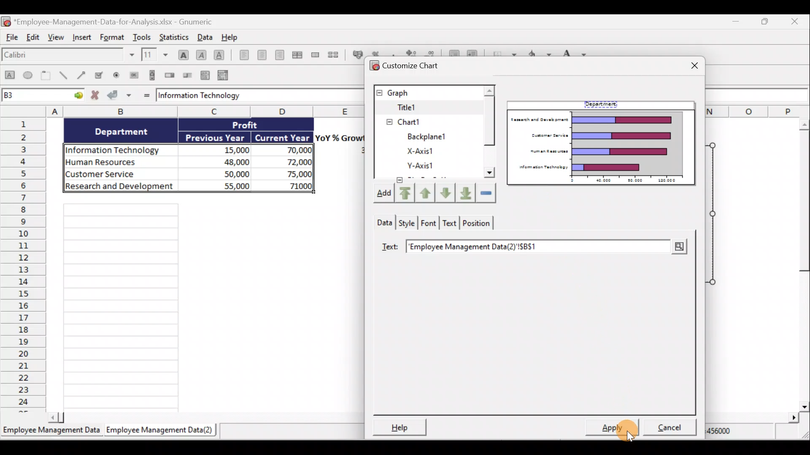  What do you see at coordinates (767, 21) in the screenshot?
I see `Maximize` at bounding box center [767, 21].